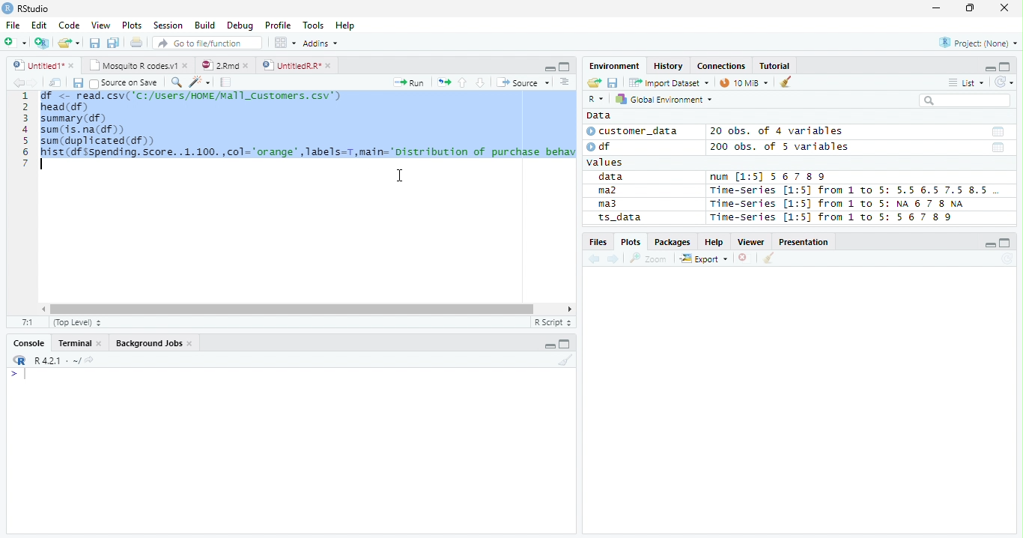  I want to click on Background jobs, so click(154, 345).